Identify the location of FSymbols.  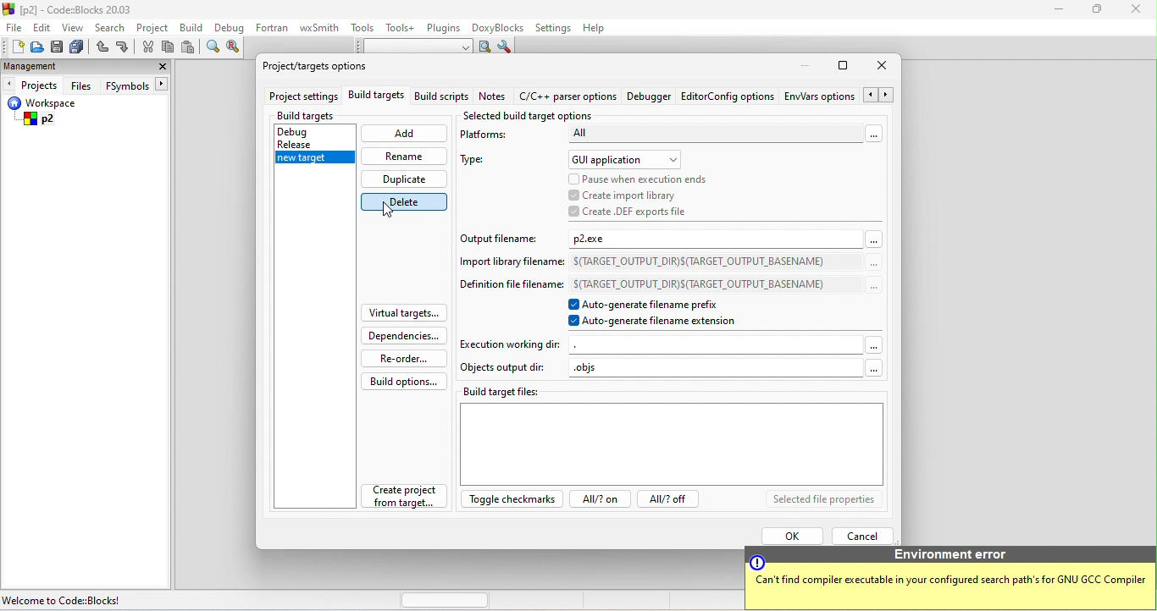
(138, 85).